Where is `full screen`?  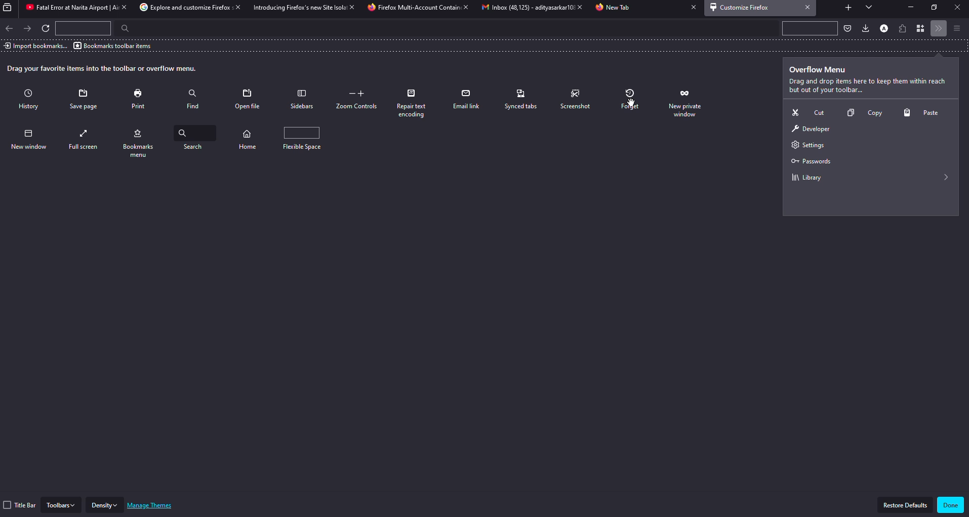
full screen is located at coordinates (87, 140).